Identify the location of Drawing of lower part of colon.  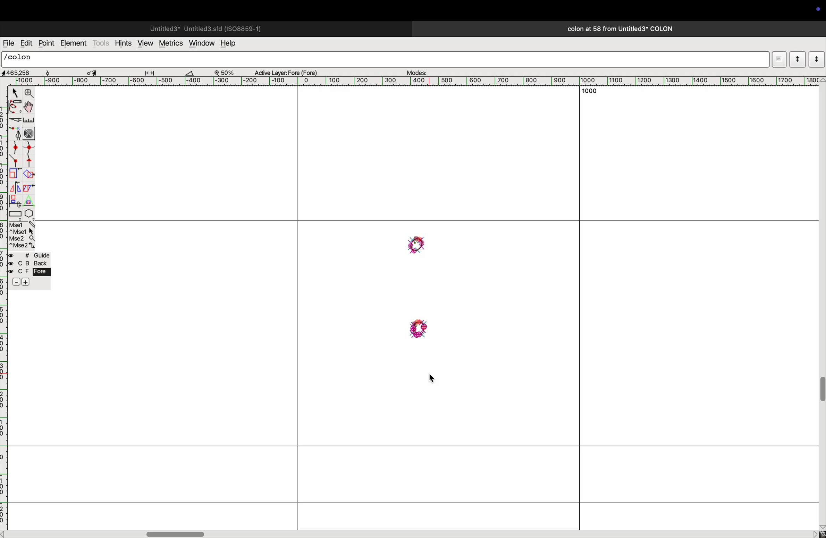
(417, 330).